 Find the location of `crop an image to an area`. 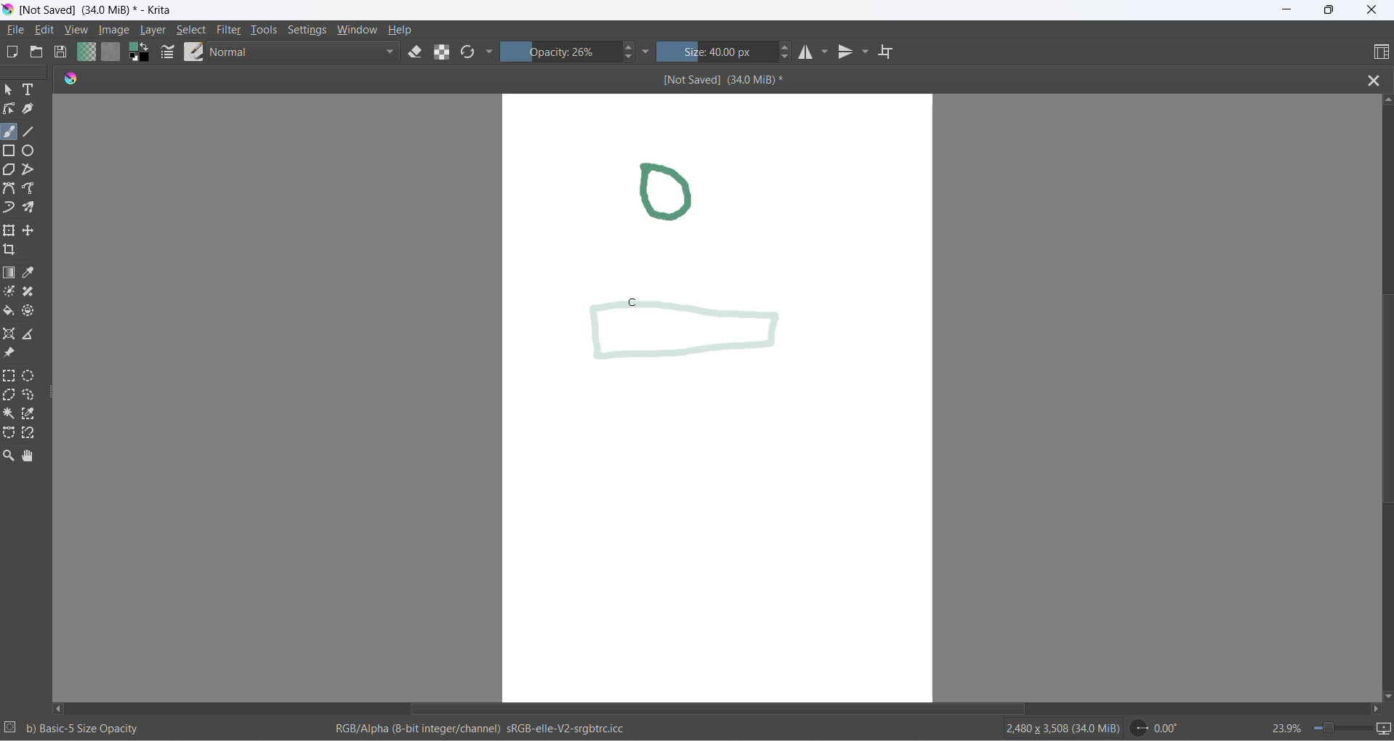

crop an image to an area is located at coordinates (15, 253).